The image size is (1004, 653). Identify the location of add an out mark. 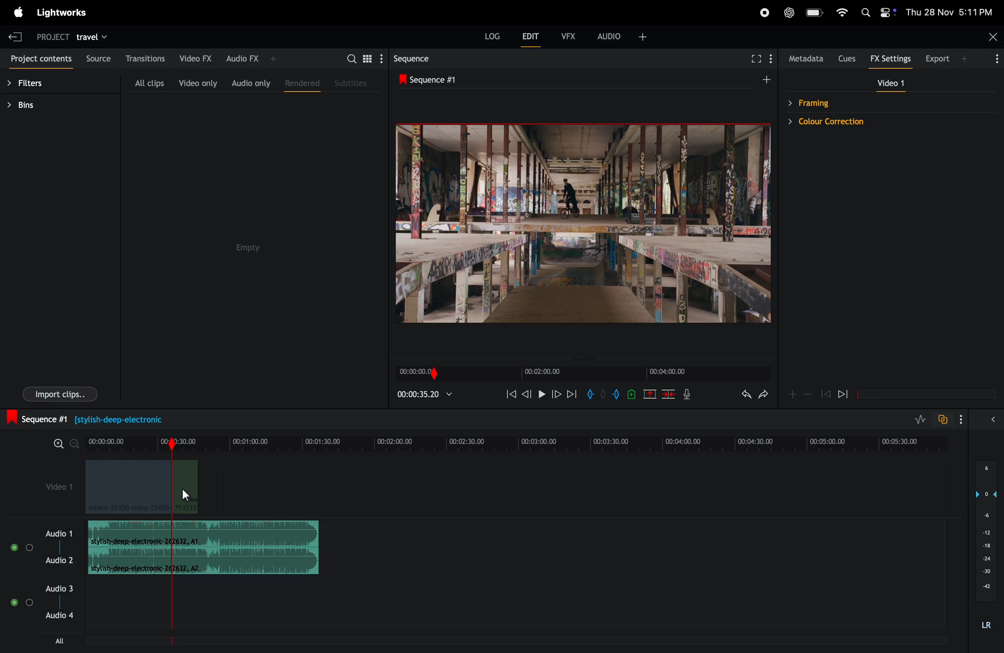
(614, 395).